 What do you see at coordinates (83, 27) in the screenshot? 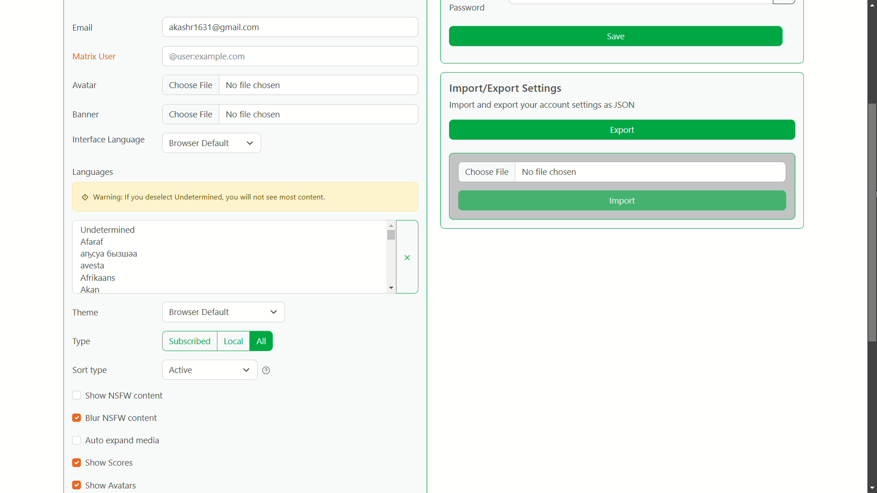
I see `email` at bounding box center [83, 27].